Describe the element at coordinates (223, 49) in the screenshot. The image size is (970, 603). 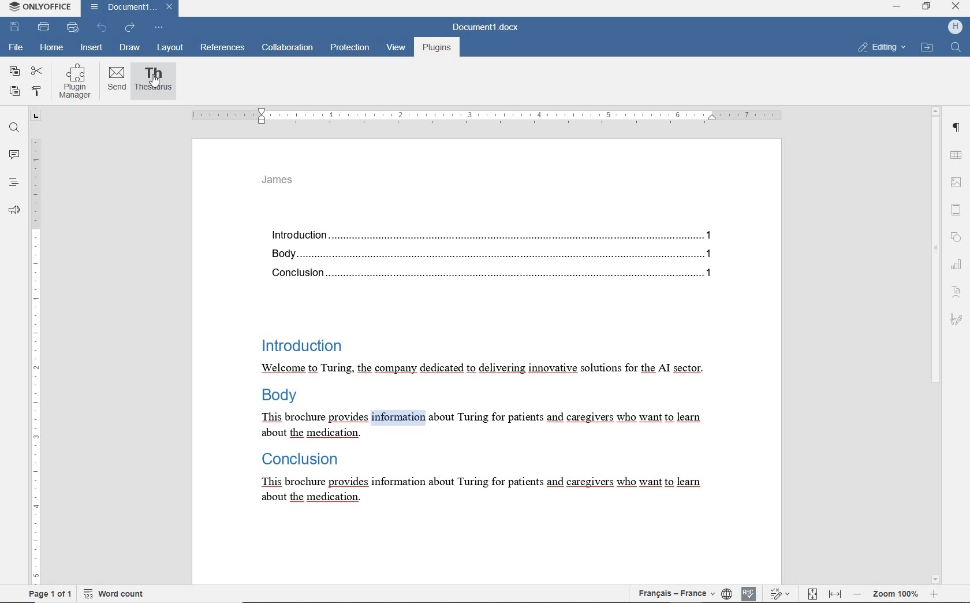
I see `REFERENCES` at that location.